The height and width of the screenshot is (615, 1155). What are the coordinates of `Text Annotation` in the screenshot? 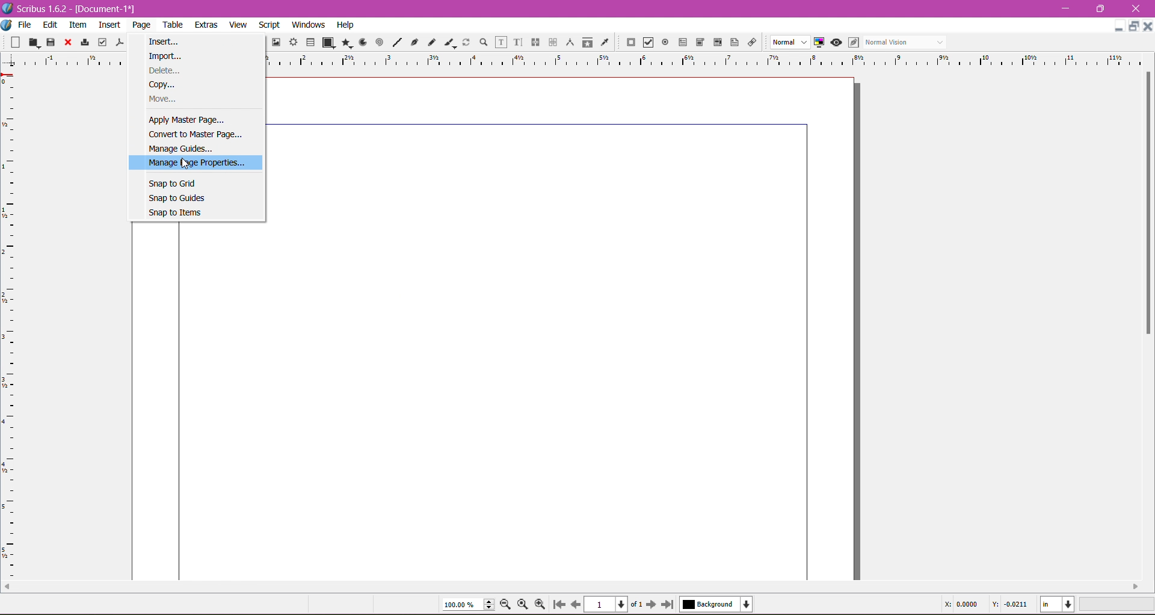 It's located at (733, 43).